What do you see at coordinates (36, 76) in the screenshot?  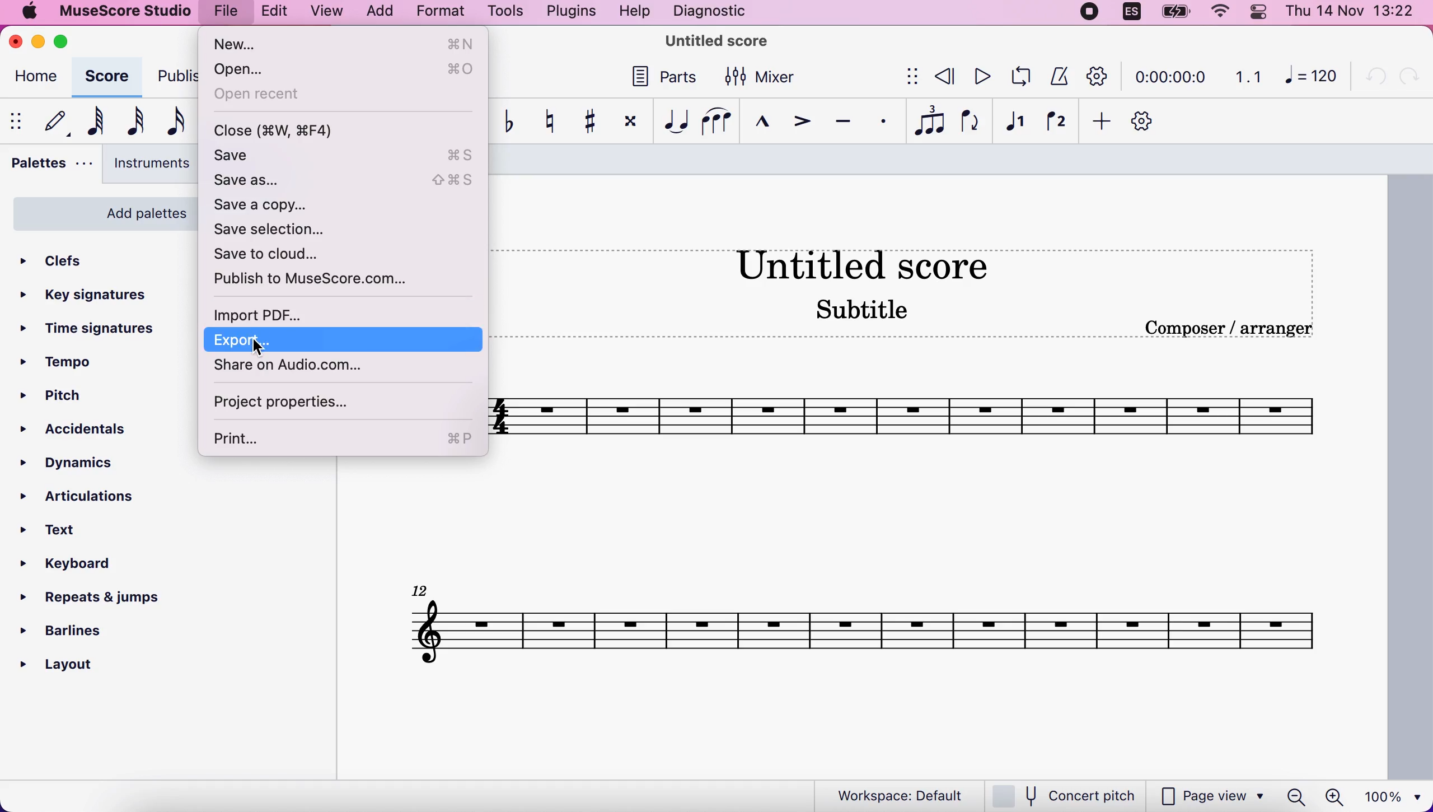 I see `home` at bounding box center [36, 76].